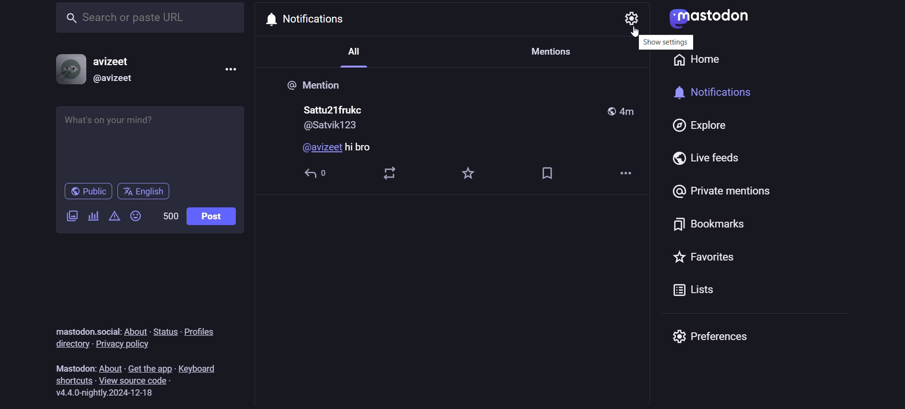  Describe the element at coordinates (71, 215) in the screenshot. I see `Add image` at that location.